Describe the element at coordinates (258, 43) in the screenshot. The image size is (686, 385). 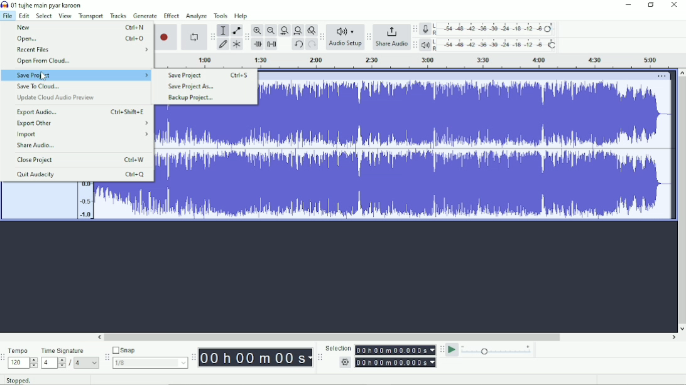
I see `Trim audio outside selection` at that location.